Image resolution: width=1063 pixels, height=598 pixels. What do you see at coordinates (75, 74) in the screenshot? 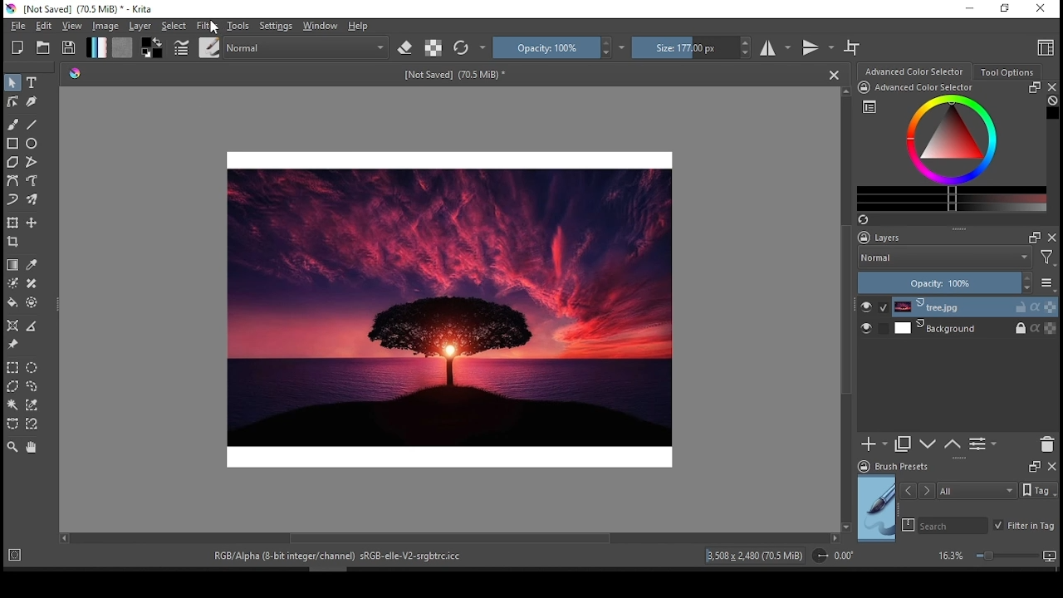
I see `Picker` at bounding box center [75, 74].